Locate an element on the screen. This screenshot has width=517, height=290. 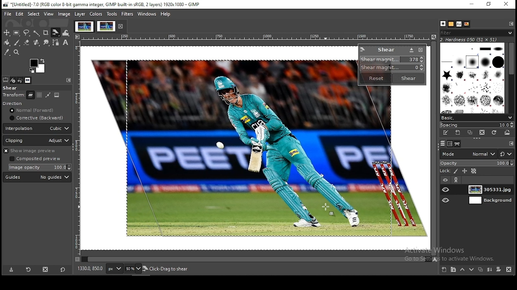
delete this brush is located at coordinates (482, 133).